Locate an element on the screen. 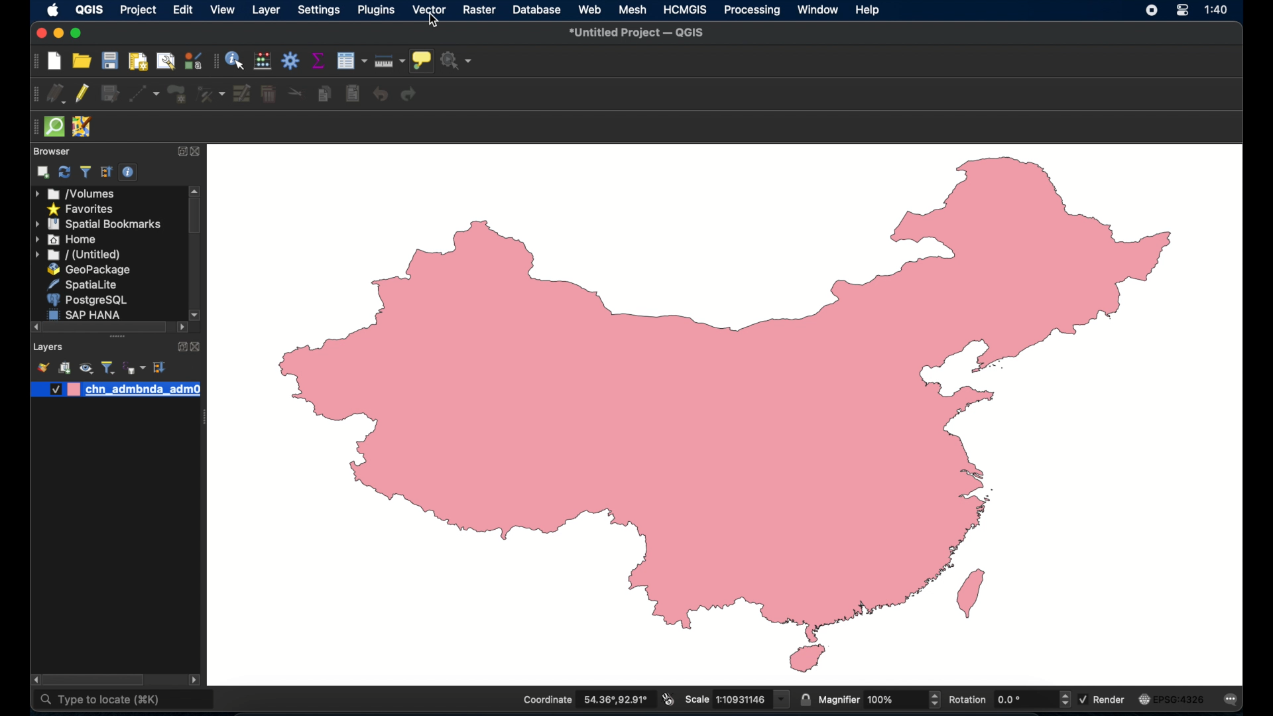 This screenshot has height=716, width=1273. expand all is located at coordinates (107, 172).